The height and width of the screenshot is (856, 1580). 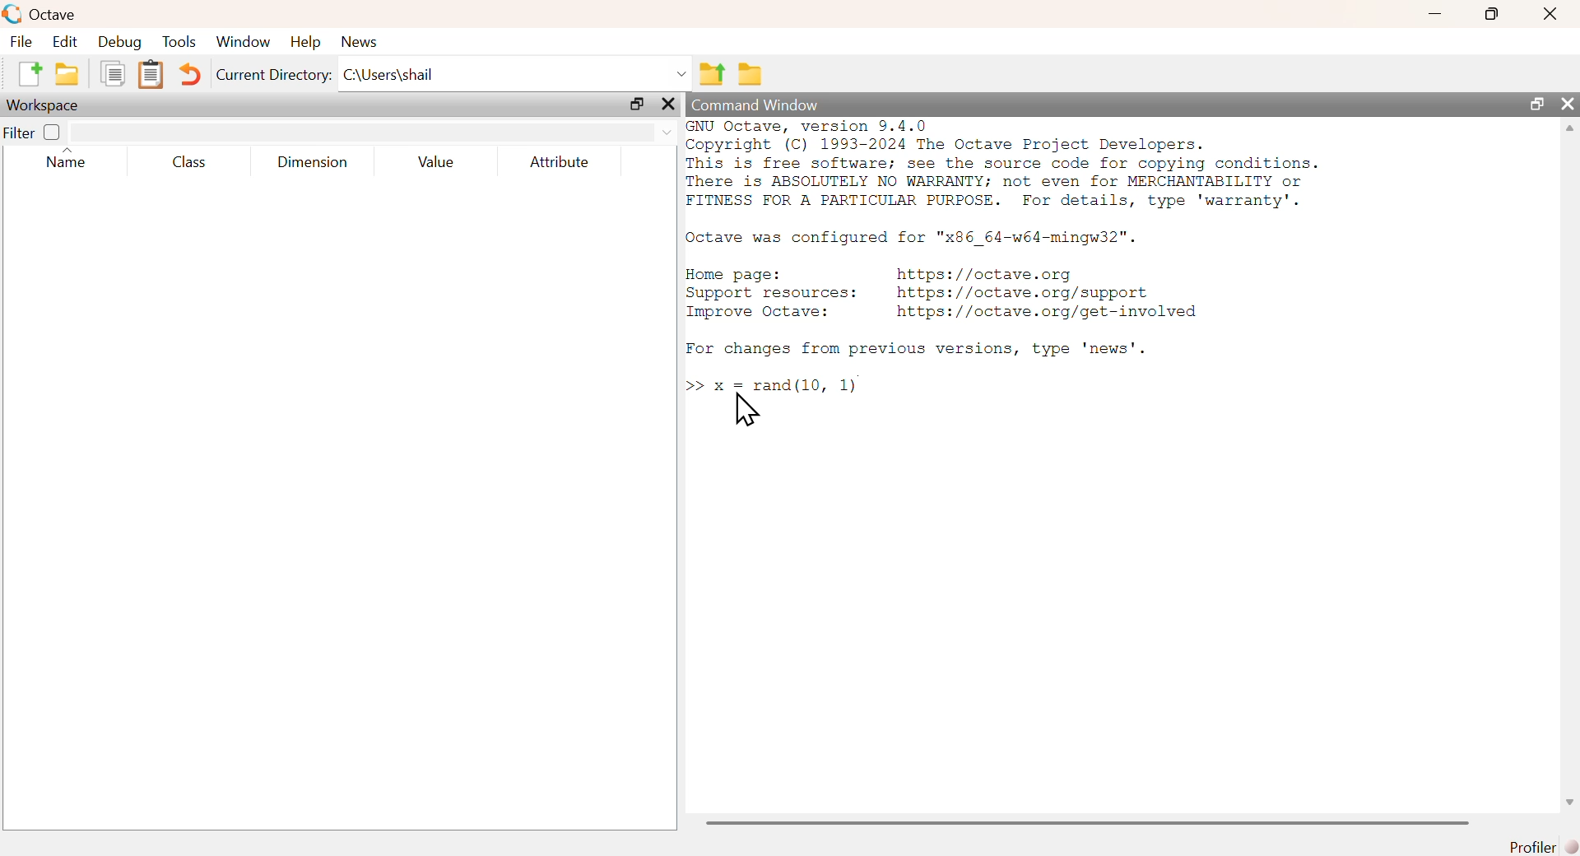 I want to click on name, so click(x=66, y=158).